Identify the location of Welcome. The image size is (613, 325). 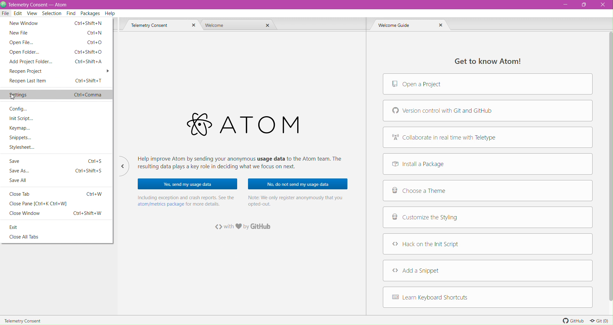
(217, 25).